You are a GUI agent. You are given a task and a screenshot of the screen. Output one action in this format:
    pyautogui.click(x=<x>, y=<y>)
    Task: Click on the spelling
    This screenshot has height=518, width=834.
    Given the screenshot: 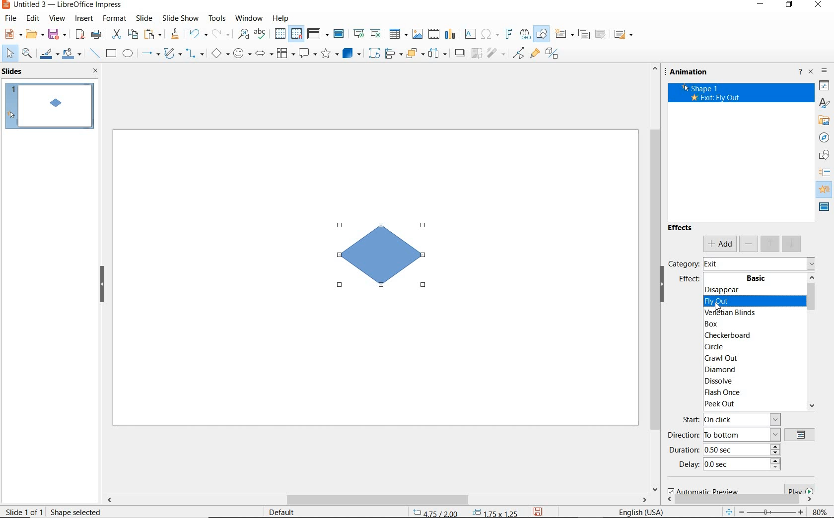 What is the action you would take?
    pyautogui.click(x=262, y=34)
    